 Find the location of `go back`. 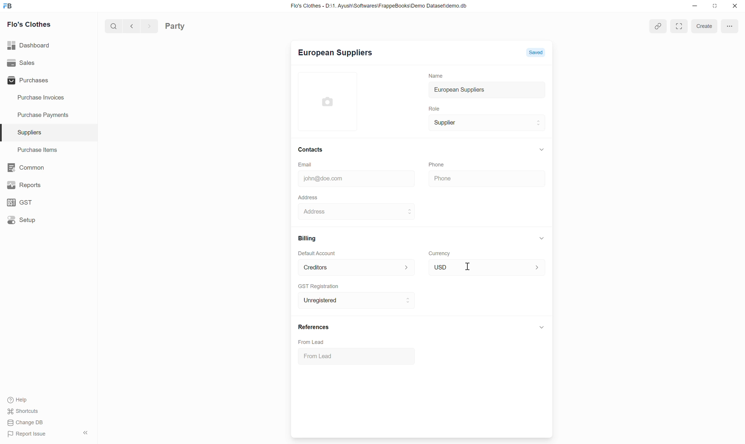

go back is located at coordinates (130, 25).